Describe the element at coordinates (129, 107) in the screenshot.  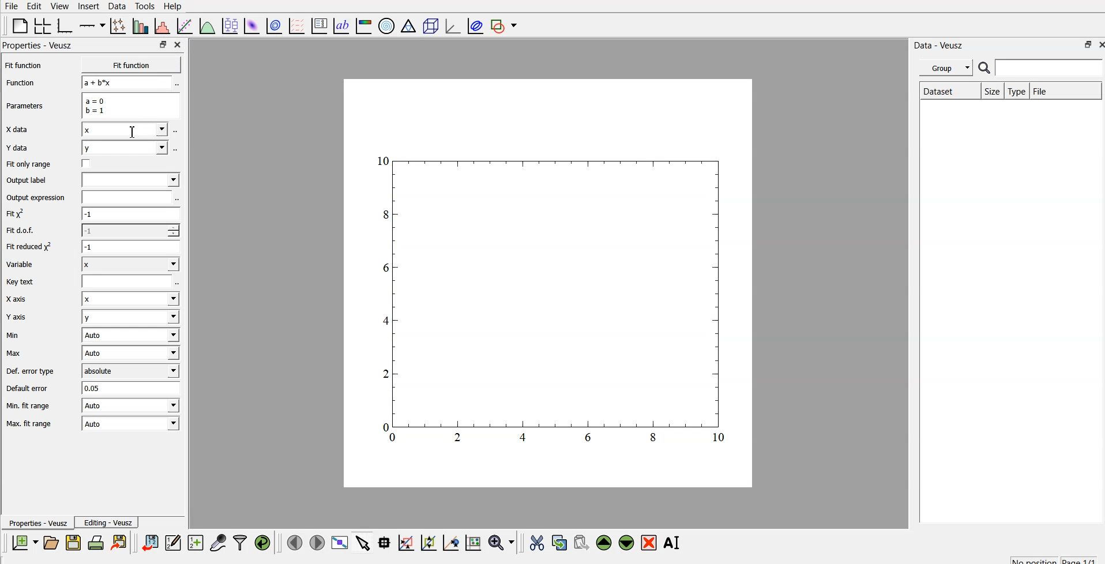
I see `a=0 b=1` at that location.